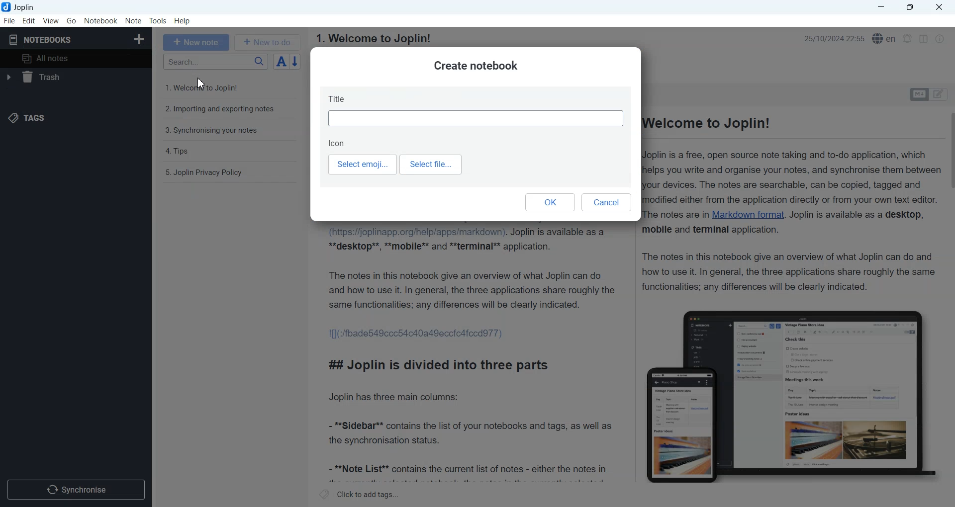  What do you see at coordinates (881, 7) in the screenshot?
I see `Minimize` at bounding box center [881, 7].